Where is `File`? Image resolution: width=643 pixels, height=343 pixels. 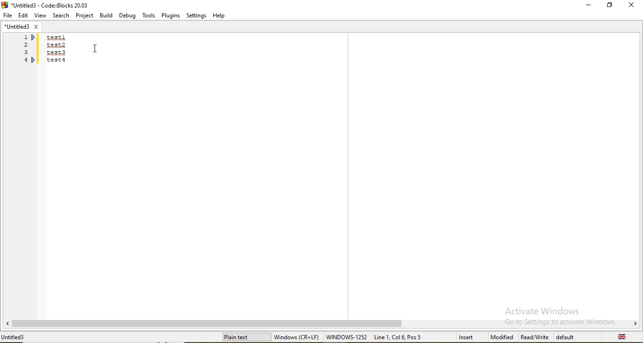 File is located at coordinates (8, 15).